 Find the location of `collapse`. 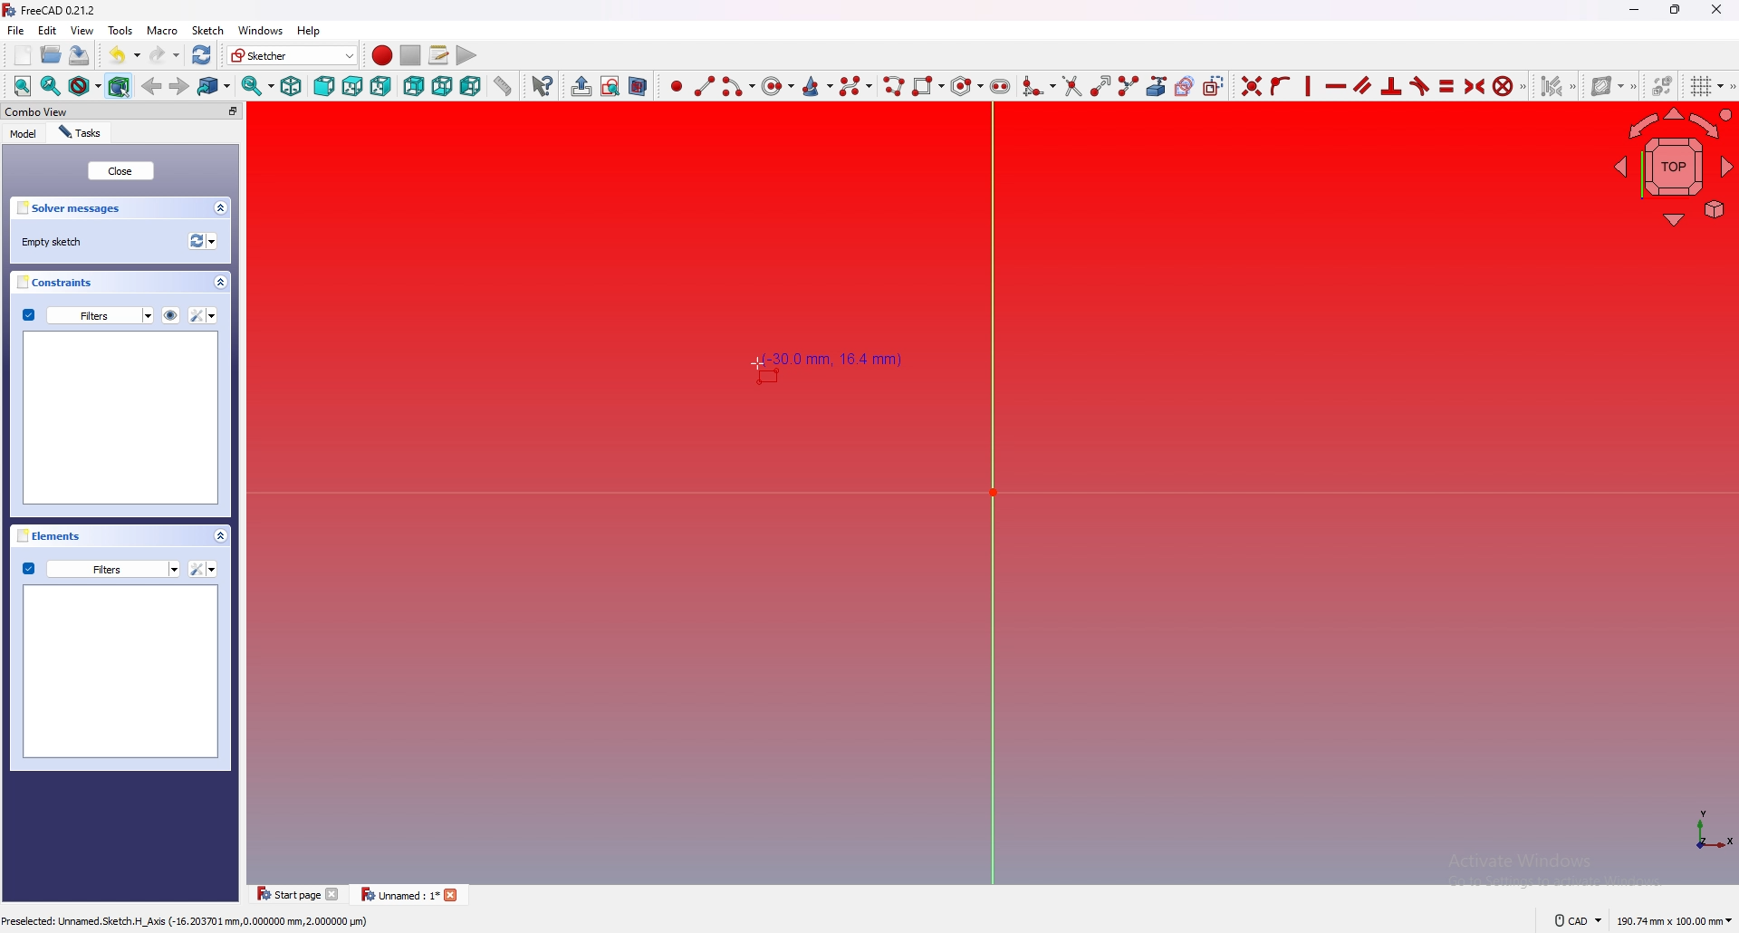

collapse is located at coordinates (219, 282).